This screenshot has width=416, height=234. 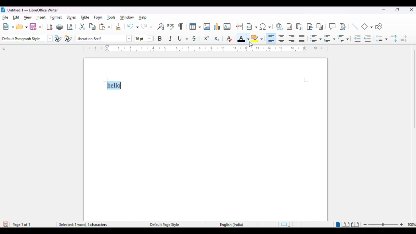 I want to click on superscript, so click(x=207, y=38).